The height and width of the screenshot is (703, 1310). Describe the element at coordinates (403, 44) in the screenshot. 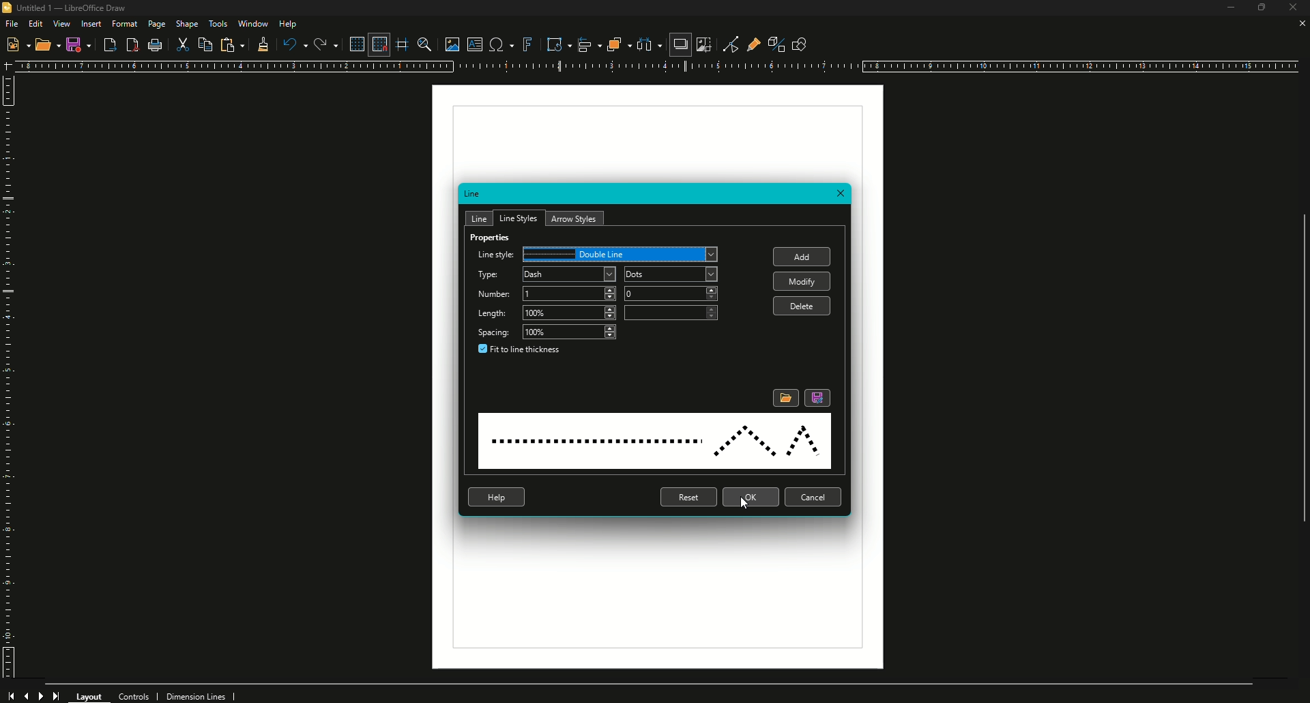

I see `Helplines` at that location.